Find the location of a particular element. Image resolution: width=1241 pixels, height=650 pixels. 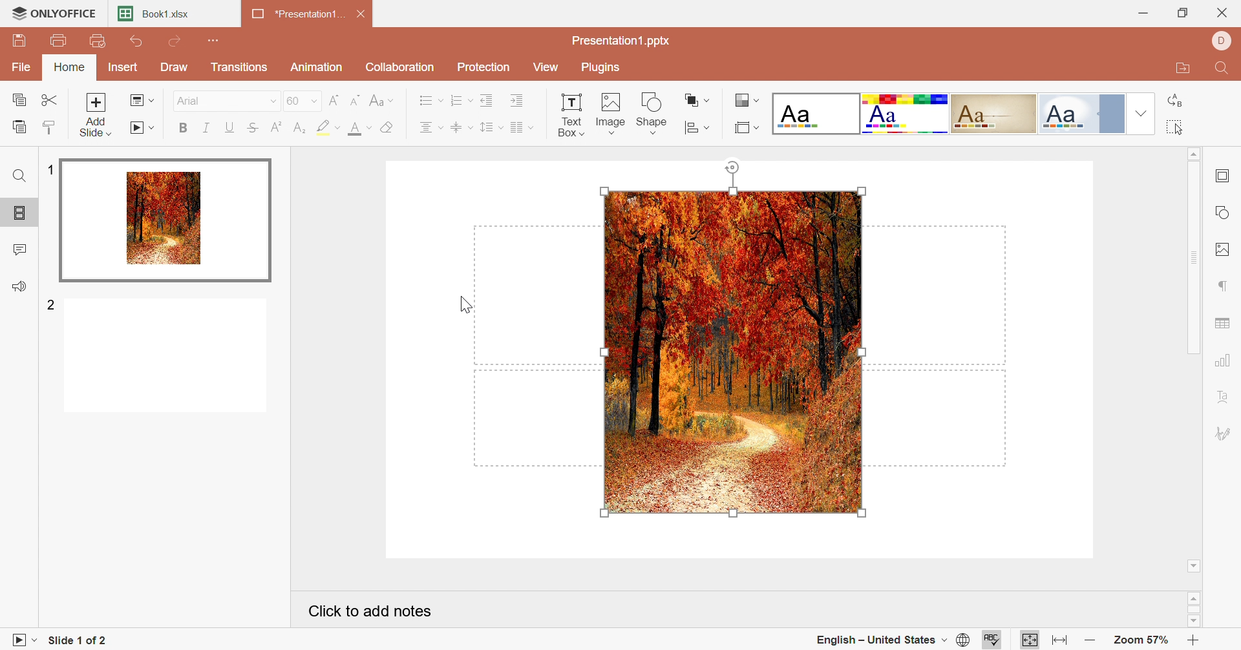

Add slide is located at coordinates (96, 113).